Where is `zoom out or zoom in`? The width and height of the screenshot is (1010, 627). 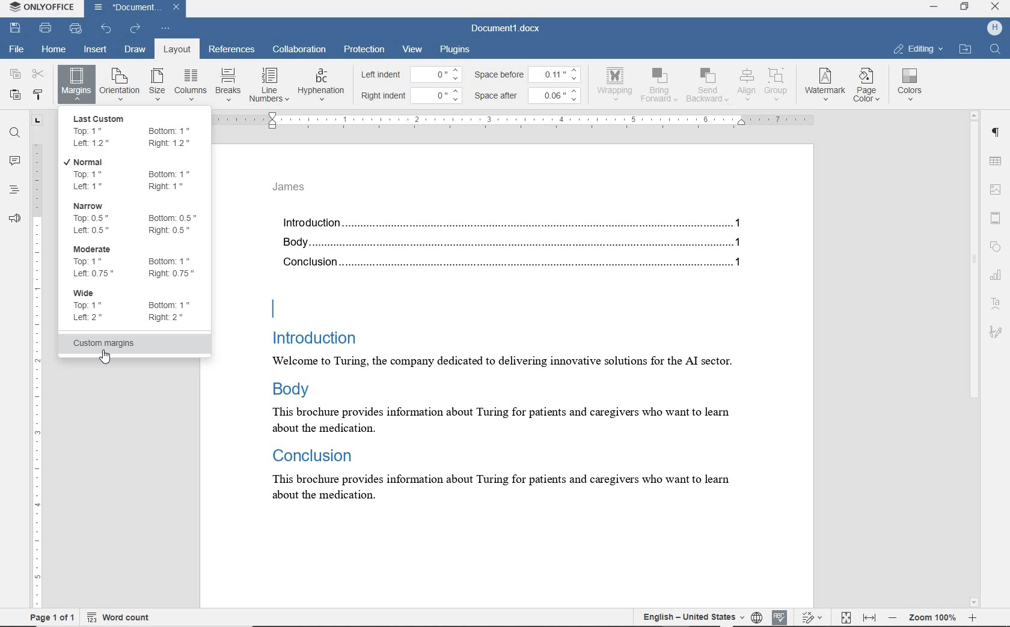
zoom out or zoom in is located at coordinates (932, 617).